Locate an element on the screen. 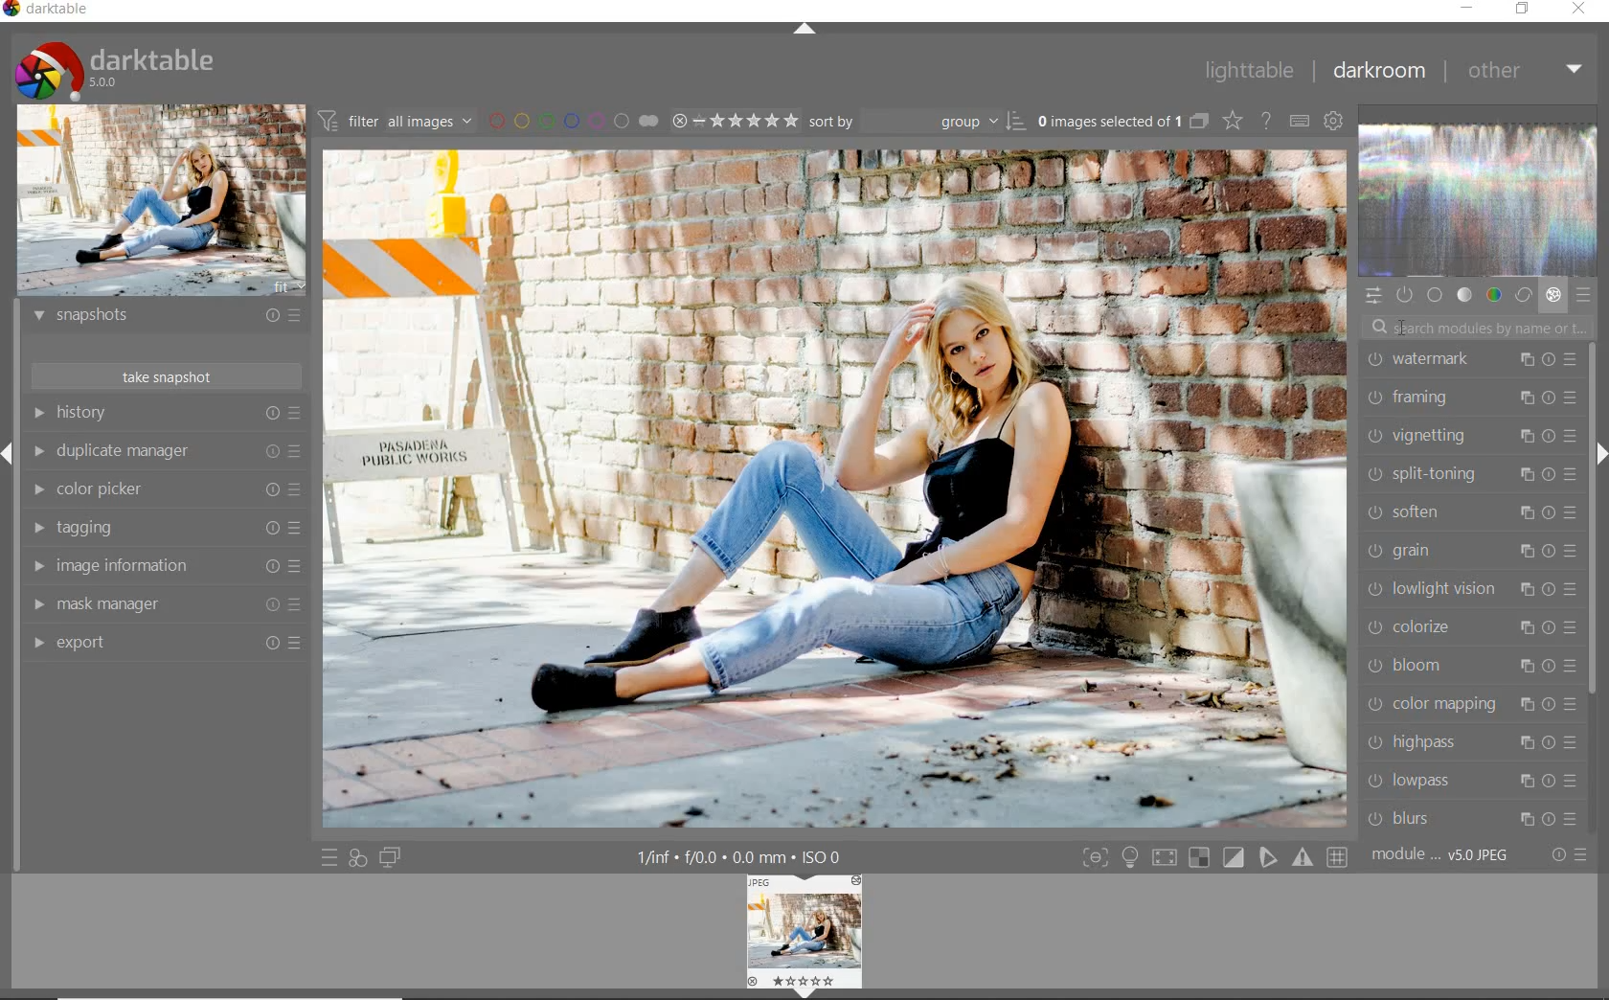 This screenshot has height=1000, width=1609. show only active modules is located at coordinates (1406, 296).